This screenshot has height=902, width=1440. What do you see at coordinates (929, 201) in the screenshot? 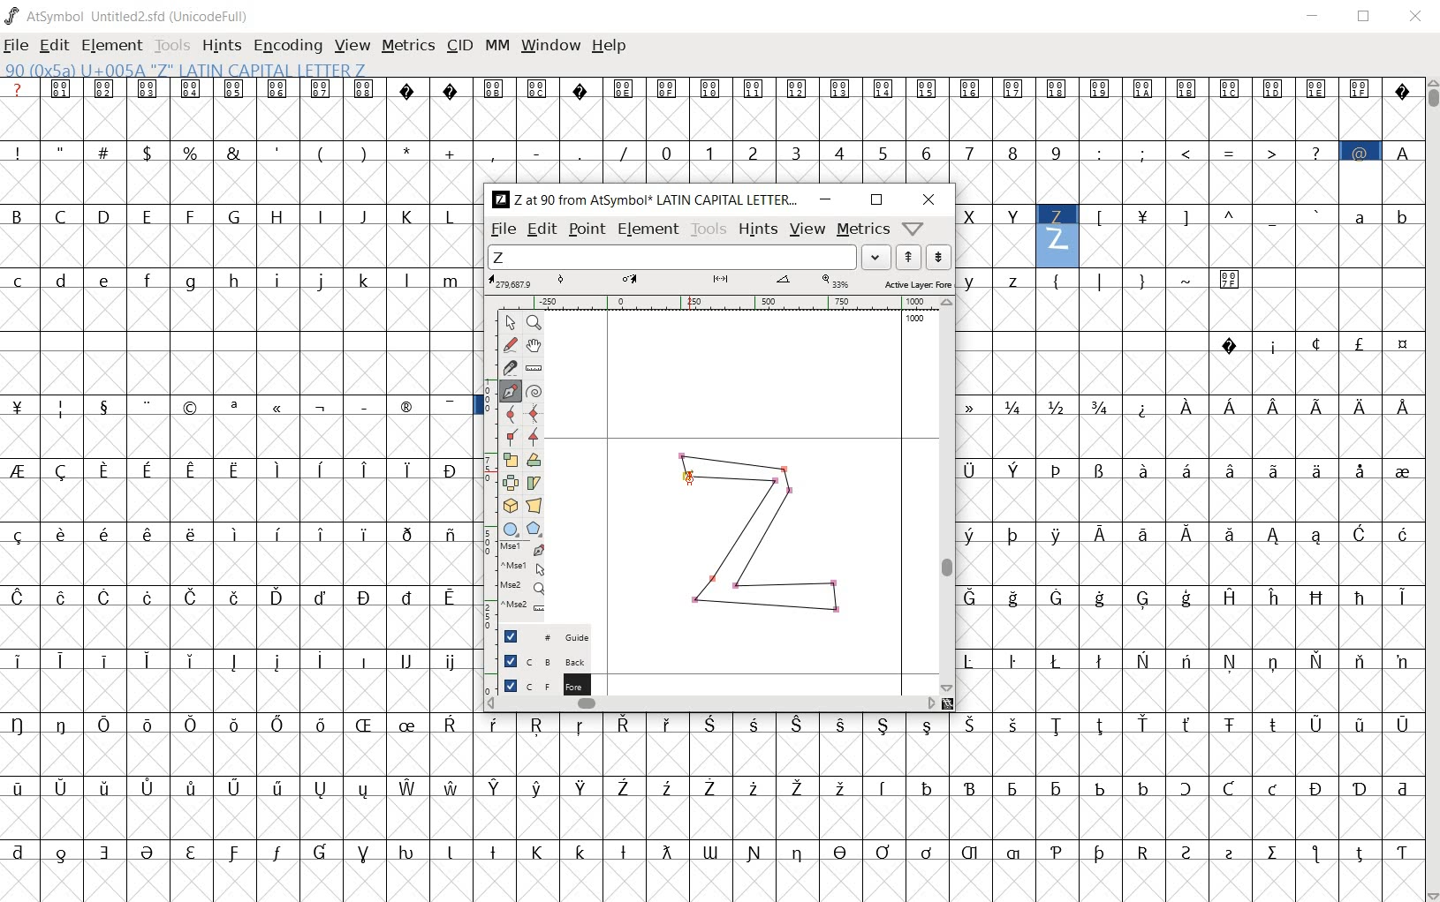
I see `close` at bounding box center [929, 201].